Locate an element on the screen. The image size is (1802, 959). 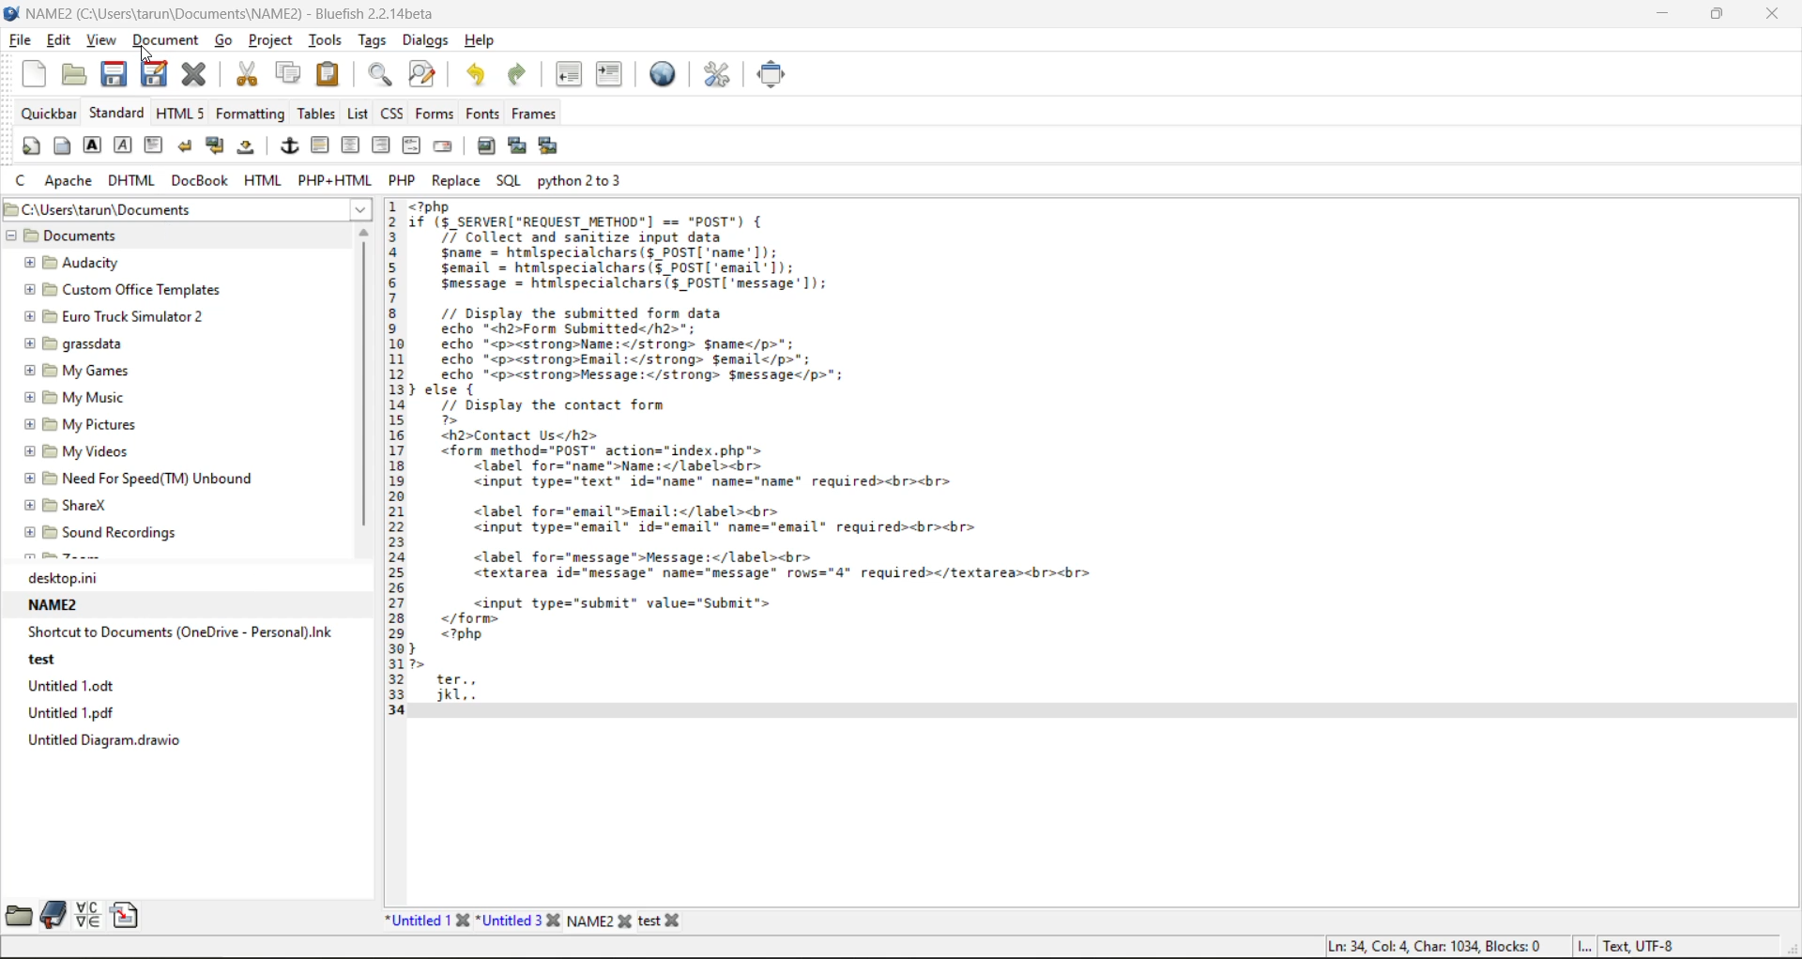
custom office template is located at coordinates (116, 289).